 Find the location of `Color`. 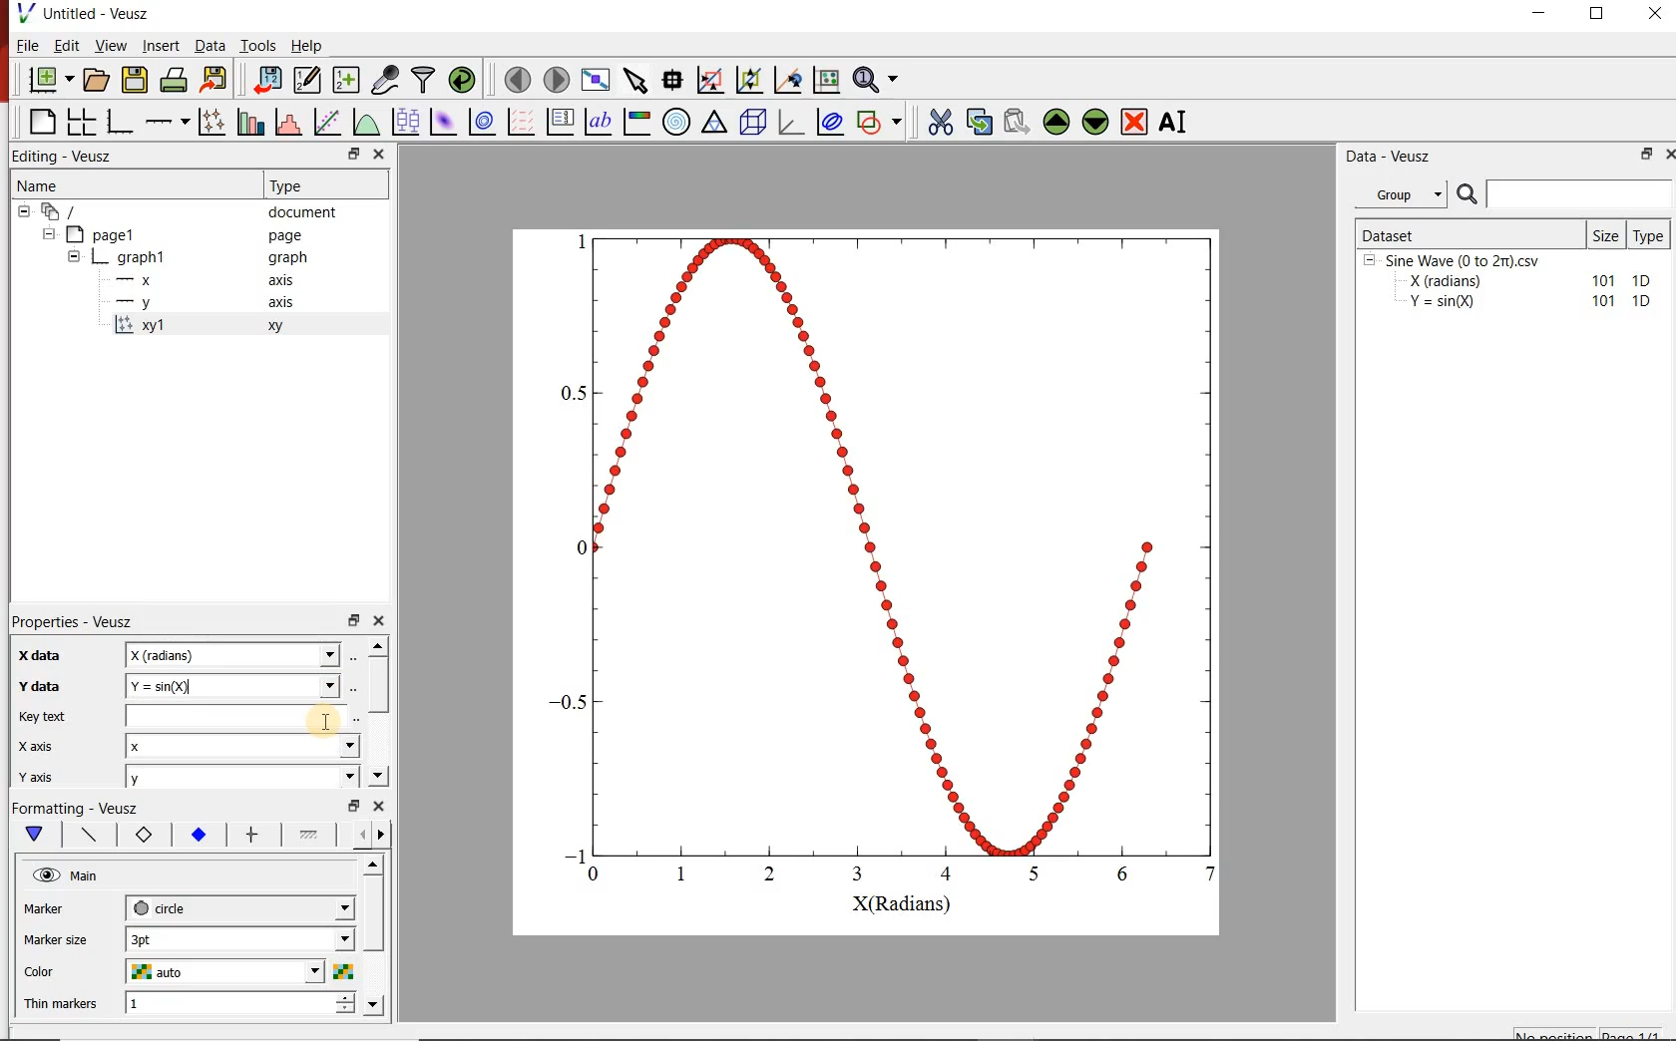

Color is located at coordinates (46, 969).